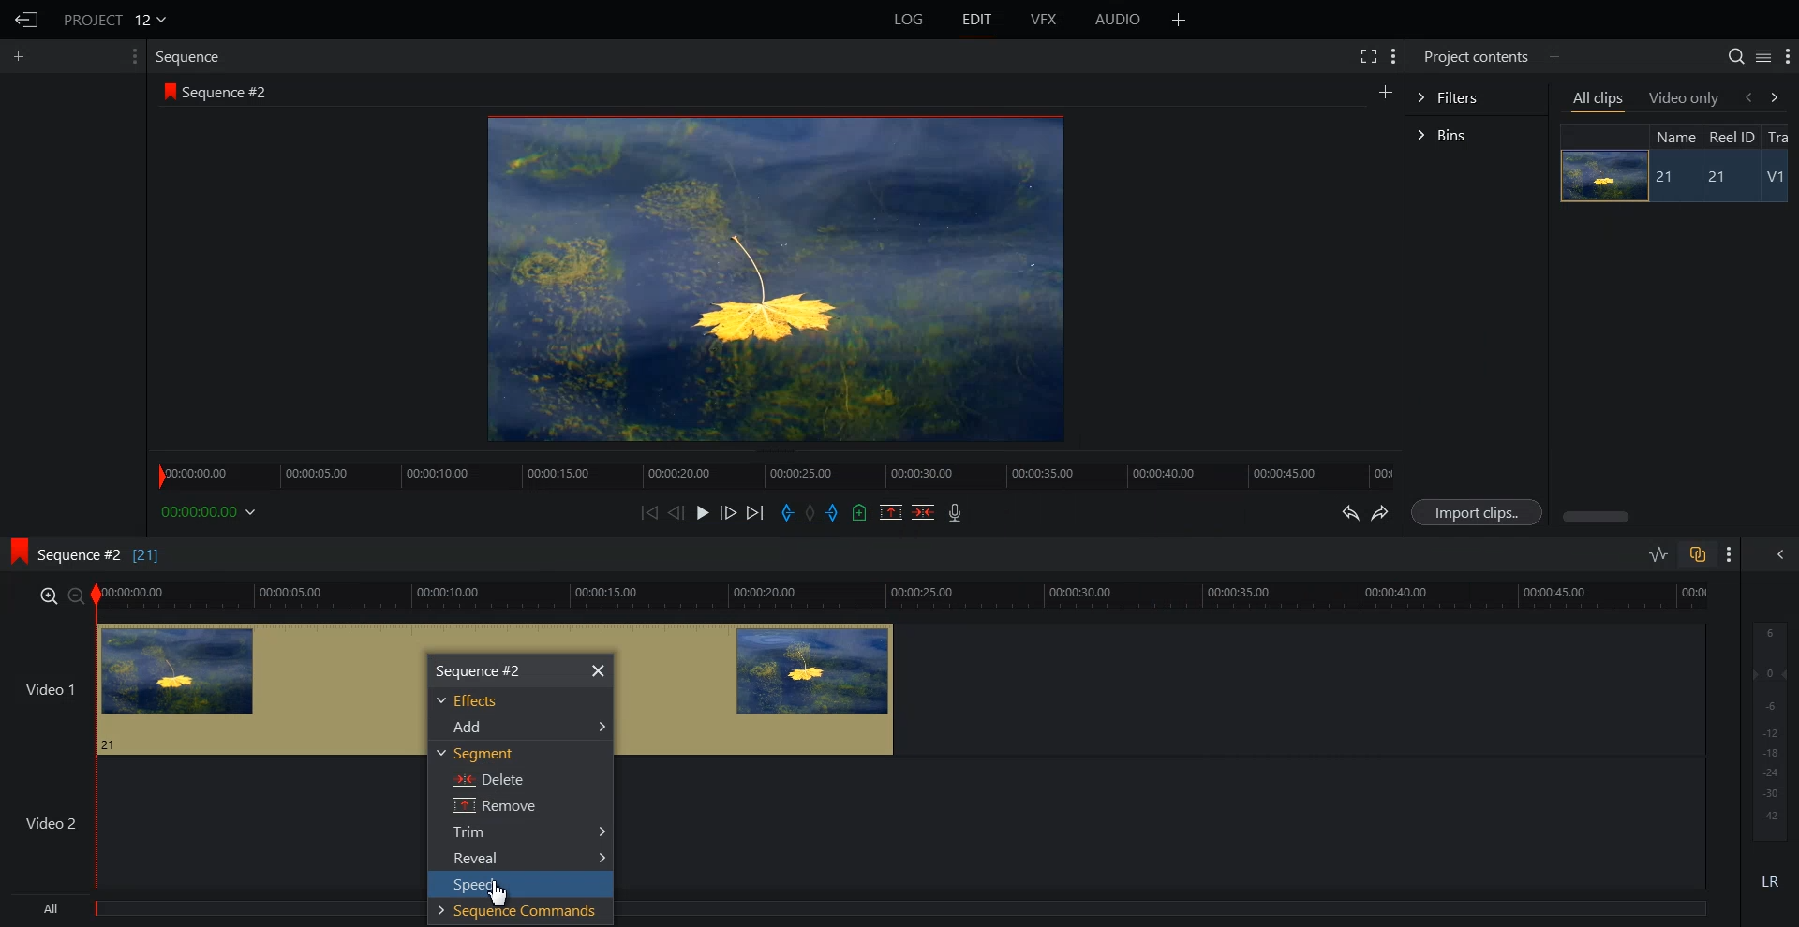 The height and width of the screenshot is (927, 1799). What do you see at coordinates (978, 20) in the screenshot?
I see `EDIT` at bounding box center [978, 20].